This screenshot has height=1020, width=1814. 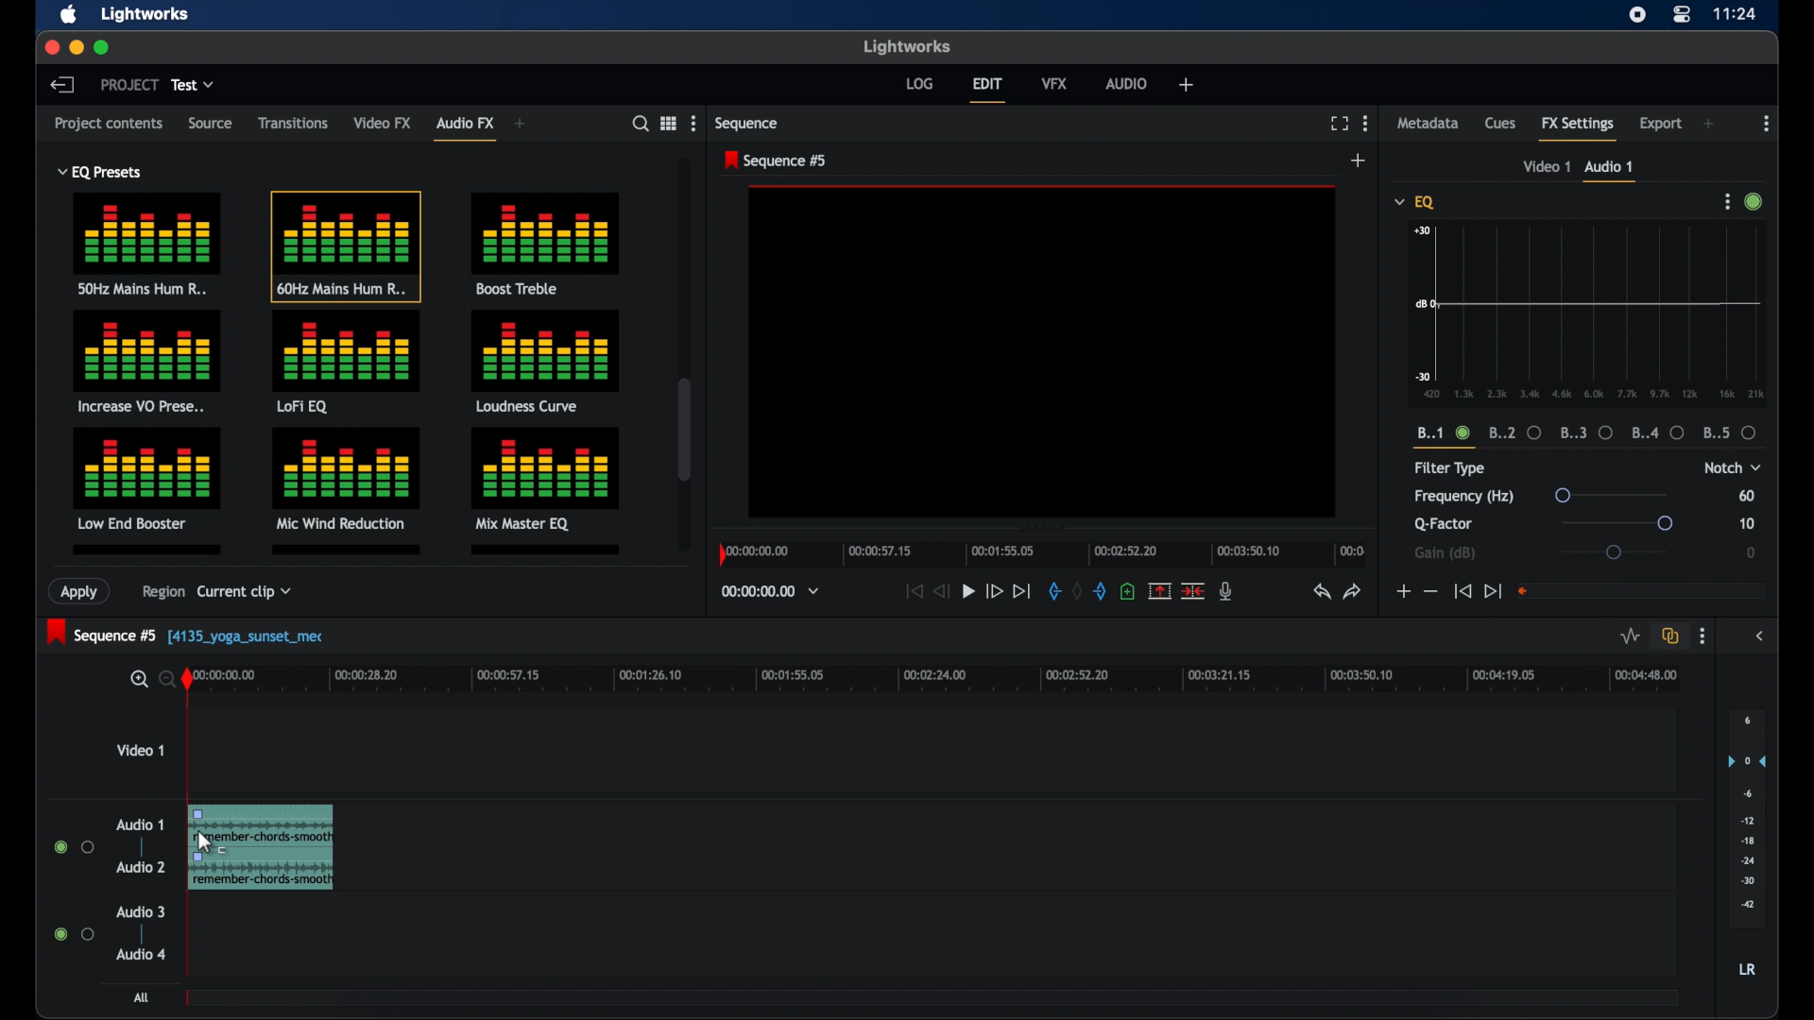 What do you see at coordinates (1076, 589) in the screenshot?
I see `clear marks` at bounding box center [1076, 589].